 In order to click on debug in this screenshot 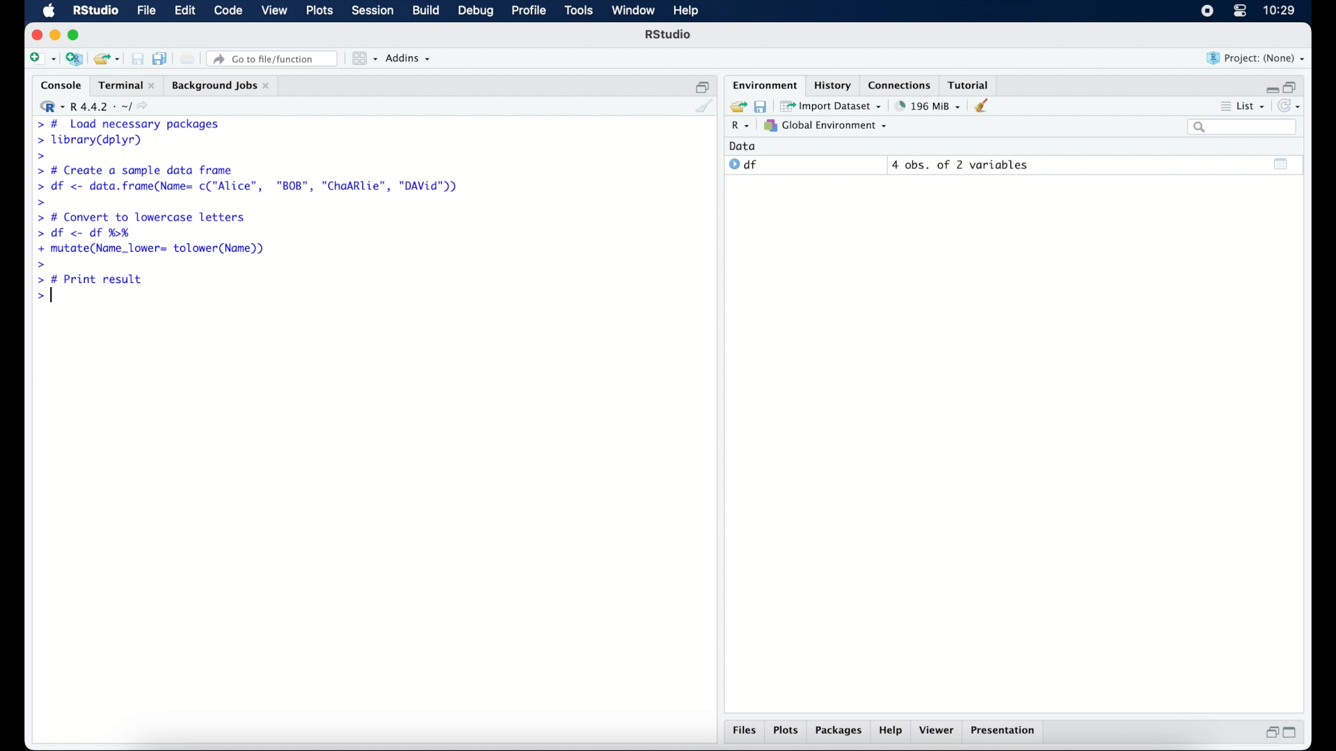, I will do `click(476, 12)`.